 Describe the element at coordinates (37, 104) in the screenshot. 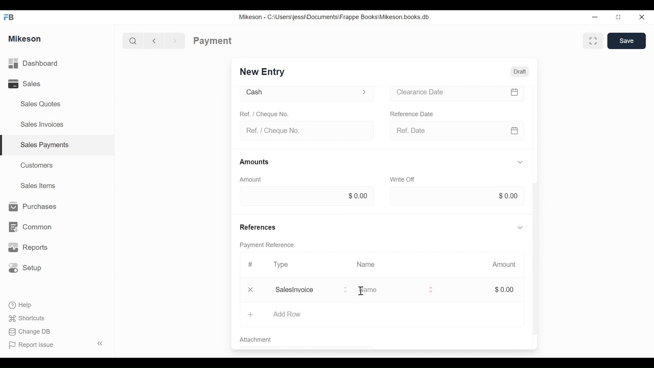

I see `Sales Quotes` at that location.